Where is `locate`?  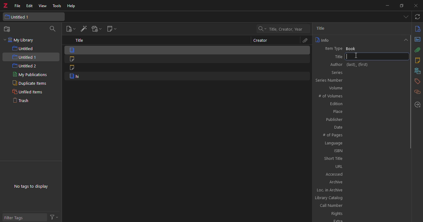
locate is located at coordinates (418, 105).